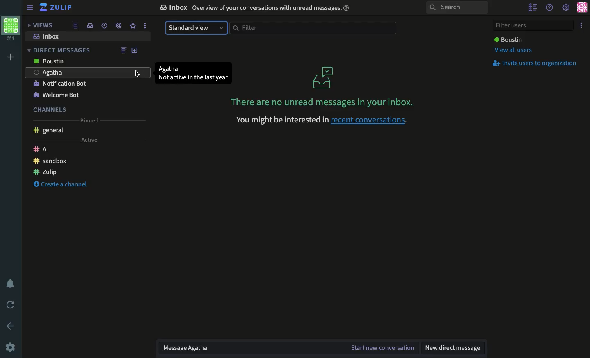 The image size is (590, 358). What do you see at coordinates (256, 7) in the screenshot?
I see `Inbox` at bounding box center [256, 7].